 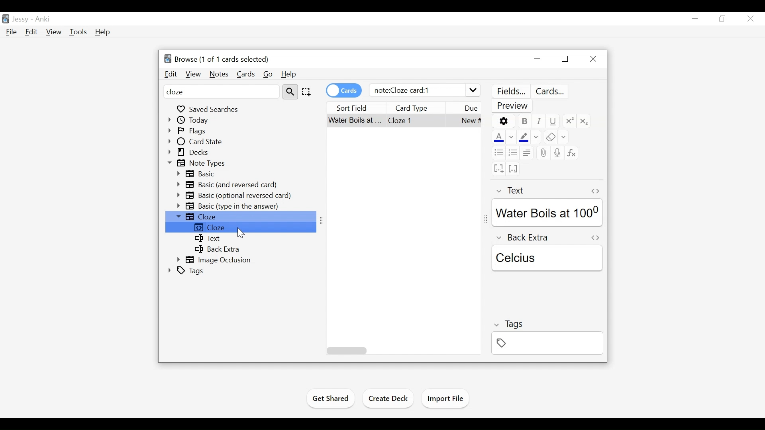 I want to click on Image Oclusion, so click(x=216, y=260).